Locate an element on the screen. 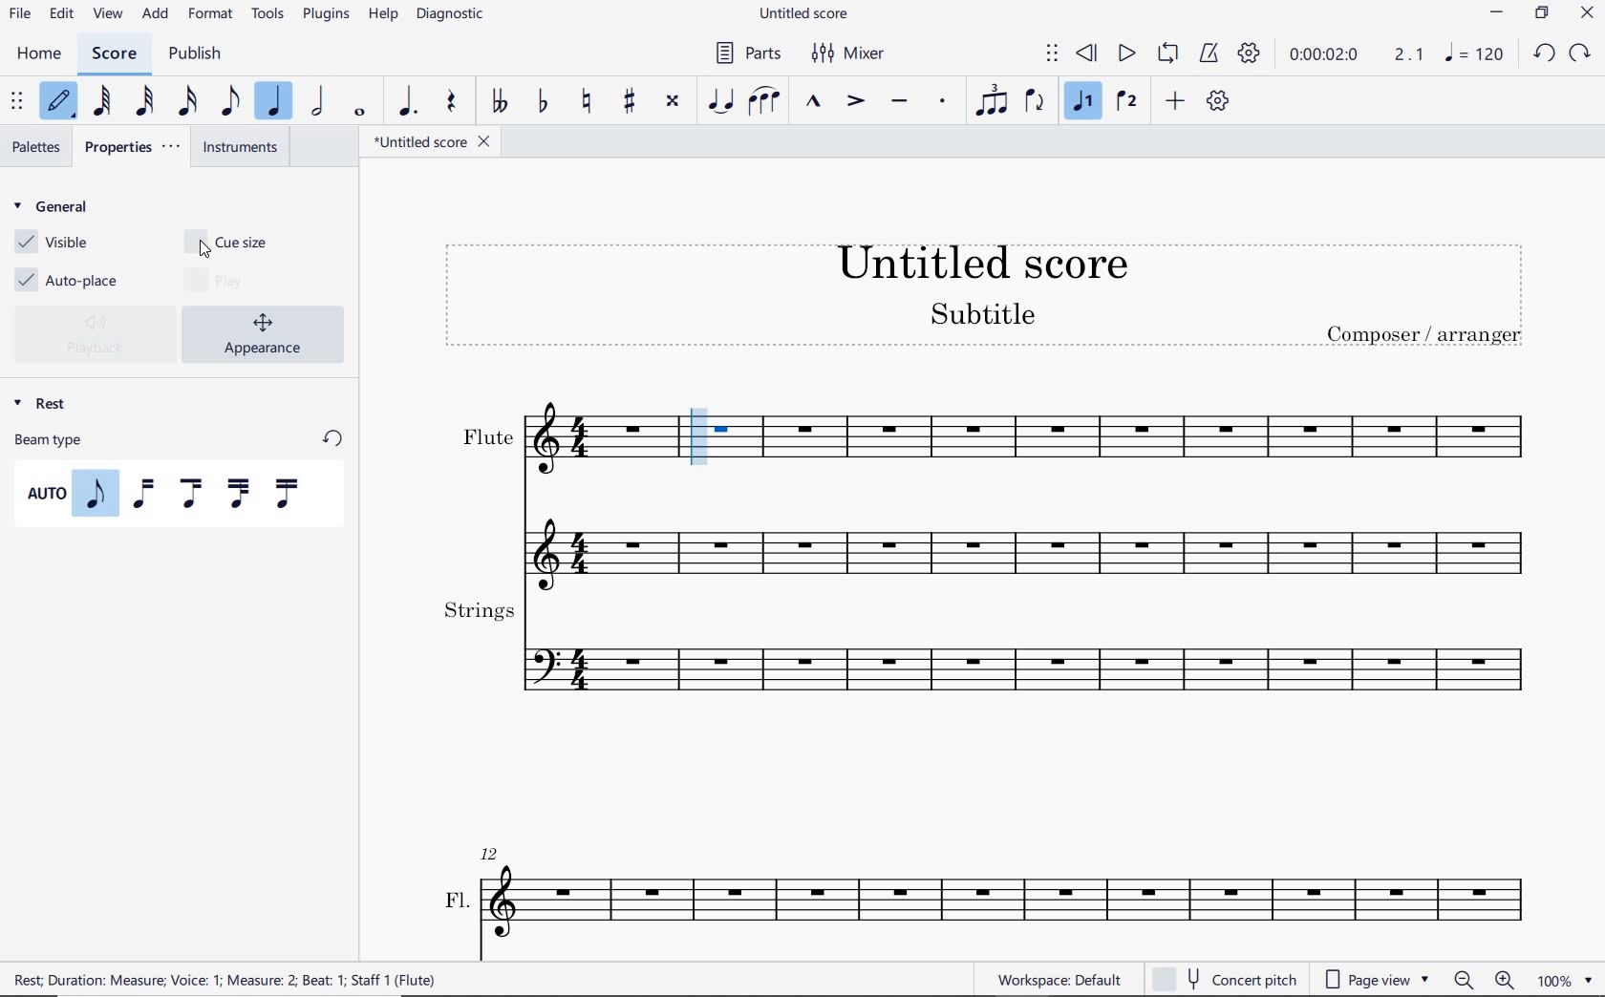 This screenshot has height=997, width=1605. AUGMENTATION DOT is located at coordinates (408, 102).